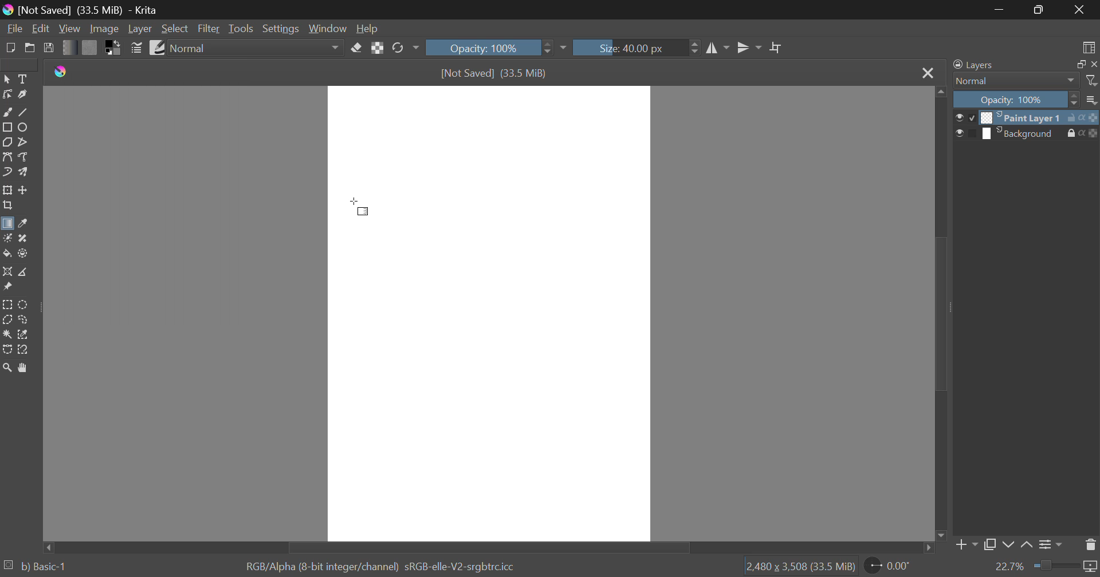  I want to click on unlock, so click(1074, 117).